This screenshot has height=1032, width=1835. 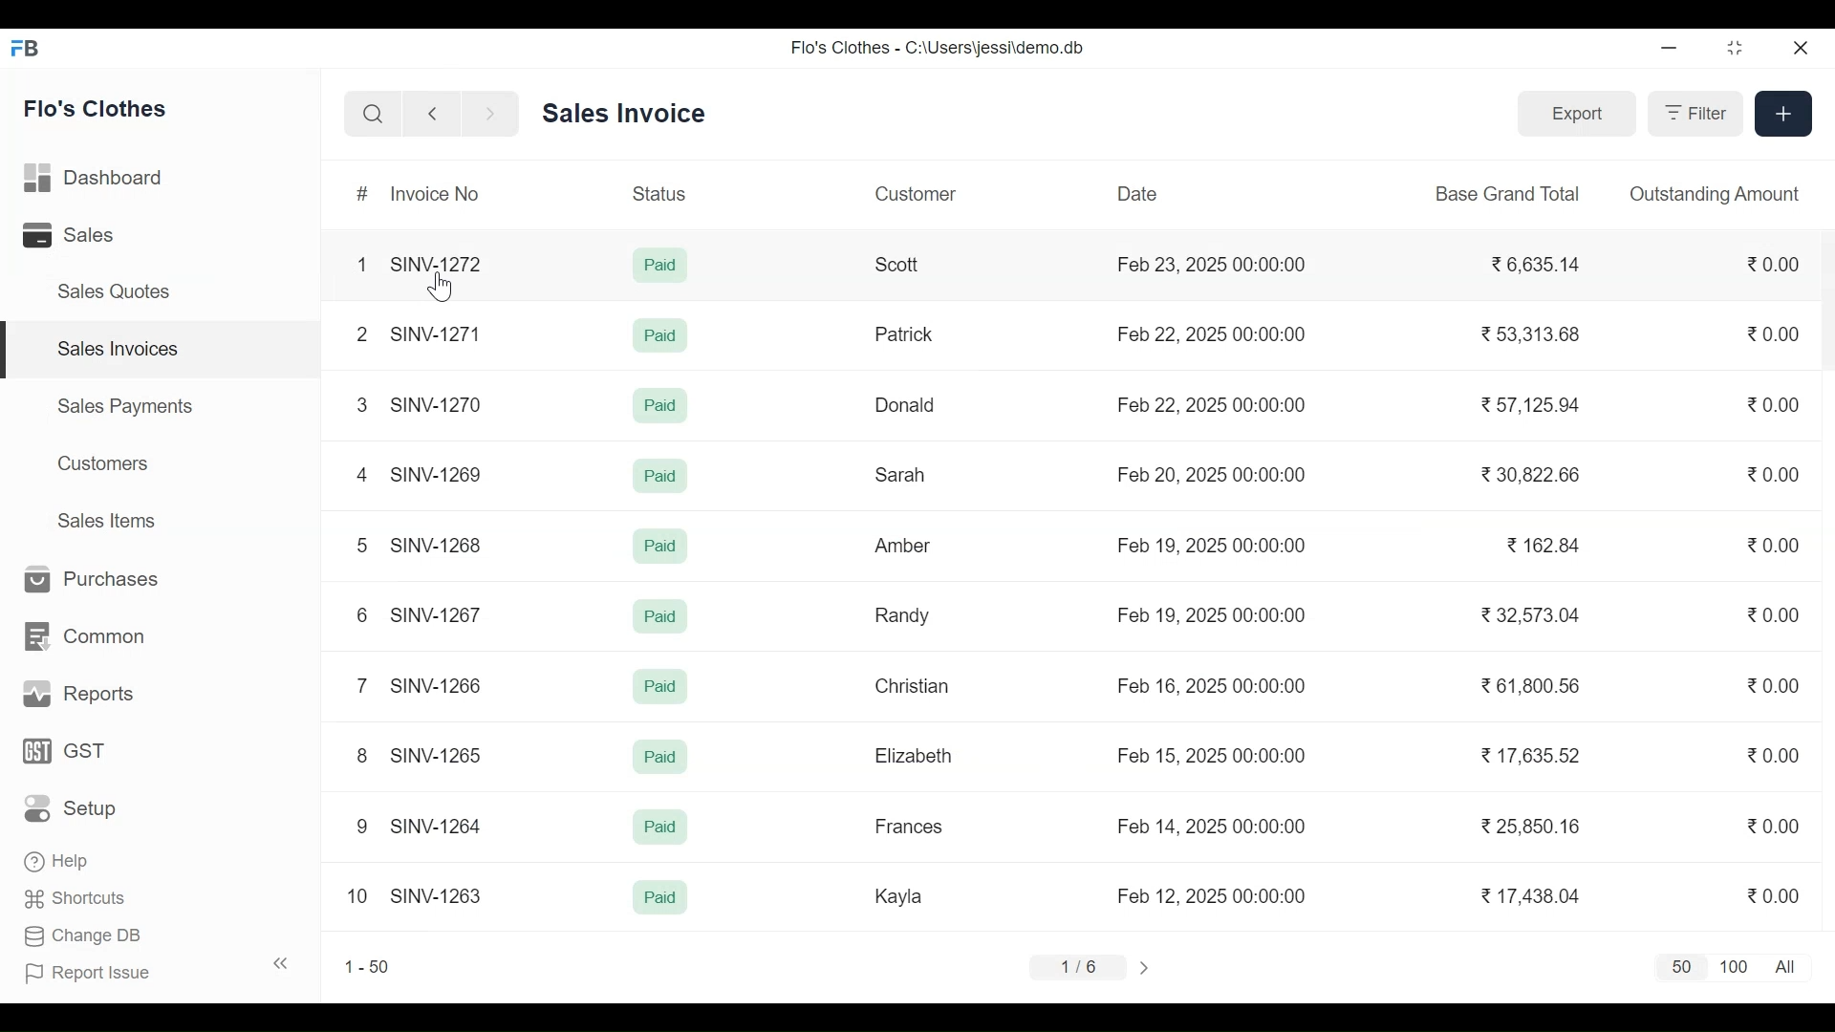 What do you see at coordinates (96, 179) in the screenshot?
I see `Dashboard` at bounding box center [96, 179].